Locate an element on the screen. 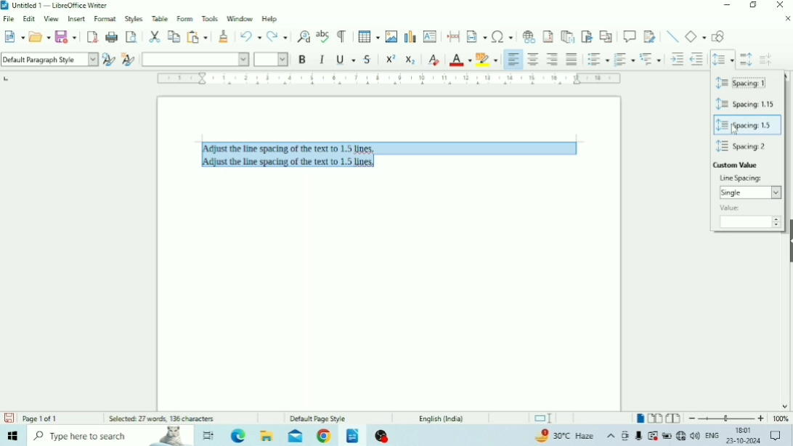 This screenshot has width=793, height=446. Insert Hyperlink is located at coordinates (529, 36).